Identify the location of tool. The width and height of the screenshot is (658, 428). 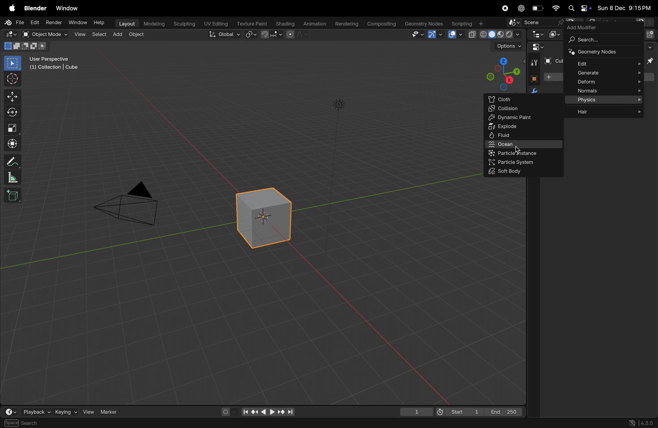
(533, 63).